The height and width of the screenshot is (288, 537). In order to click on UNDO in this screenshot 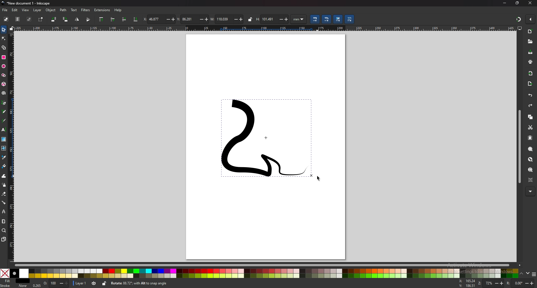, I will do `click(530, 95)`.